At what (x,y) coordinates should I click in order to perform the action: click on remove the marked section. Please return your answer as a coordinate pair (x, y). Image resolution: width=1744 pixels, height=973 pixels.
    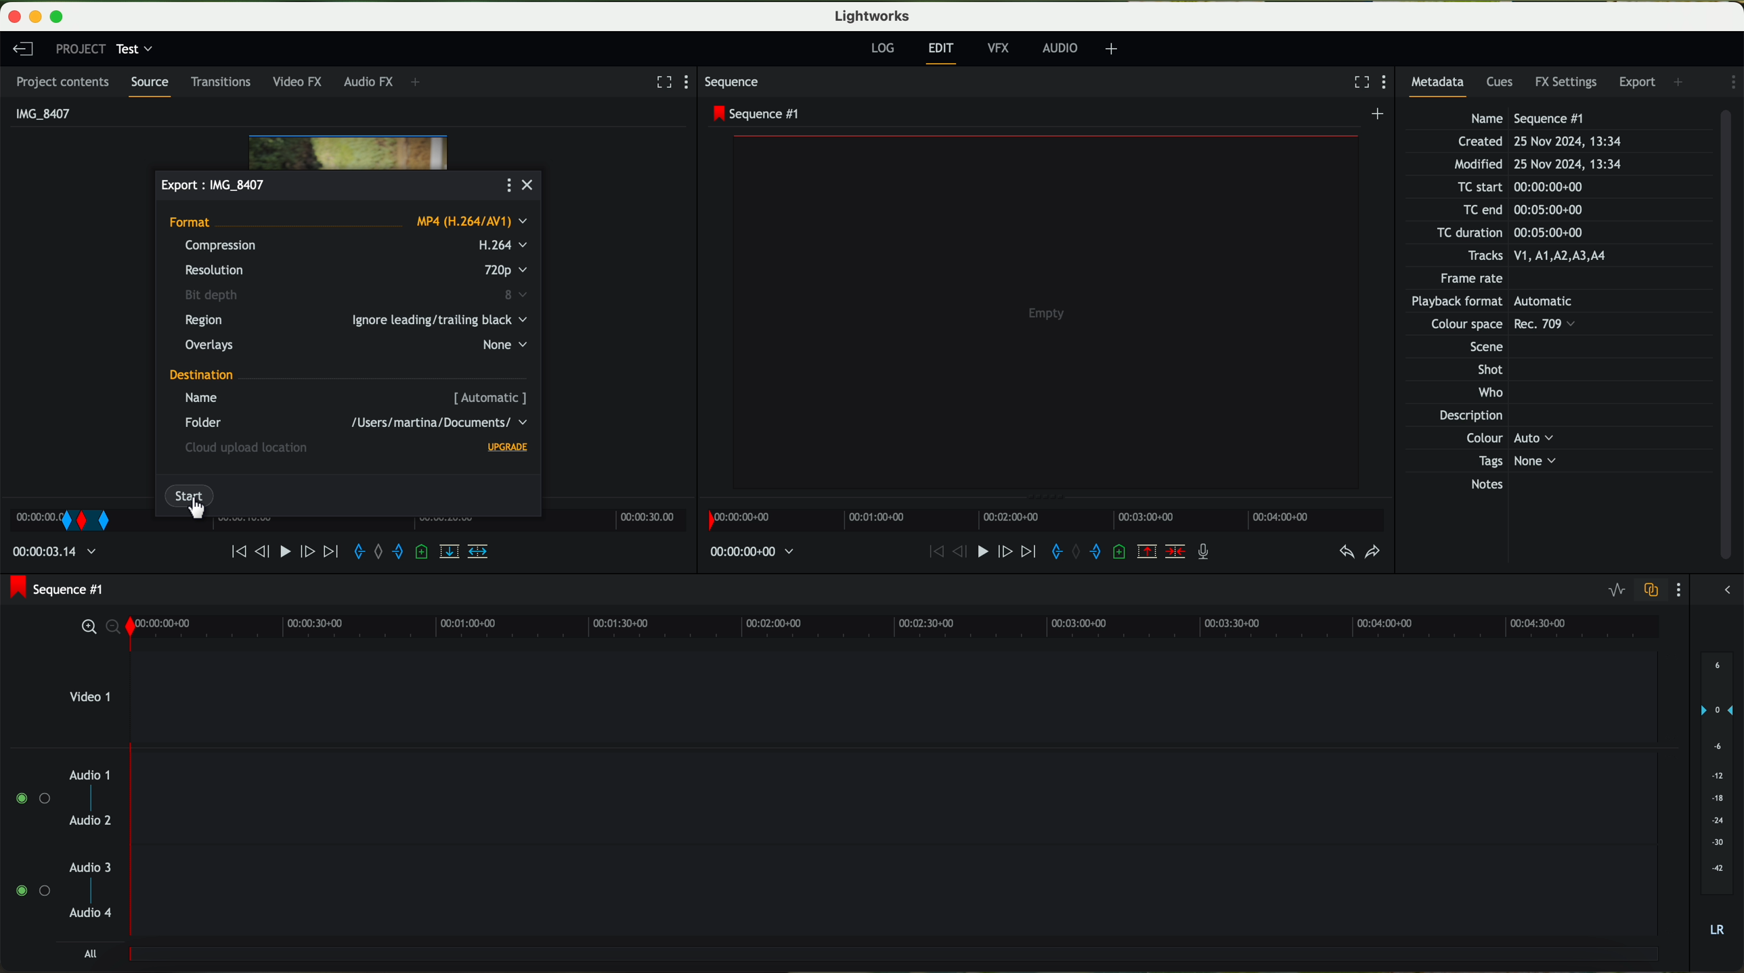
    Looking at the image, I should click on (1148, 553).